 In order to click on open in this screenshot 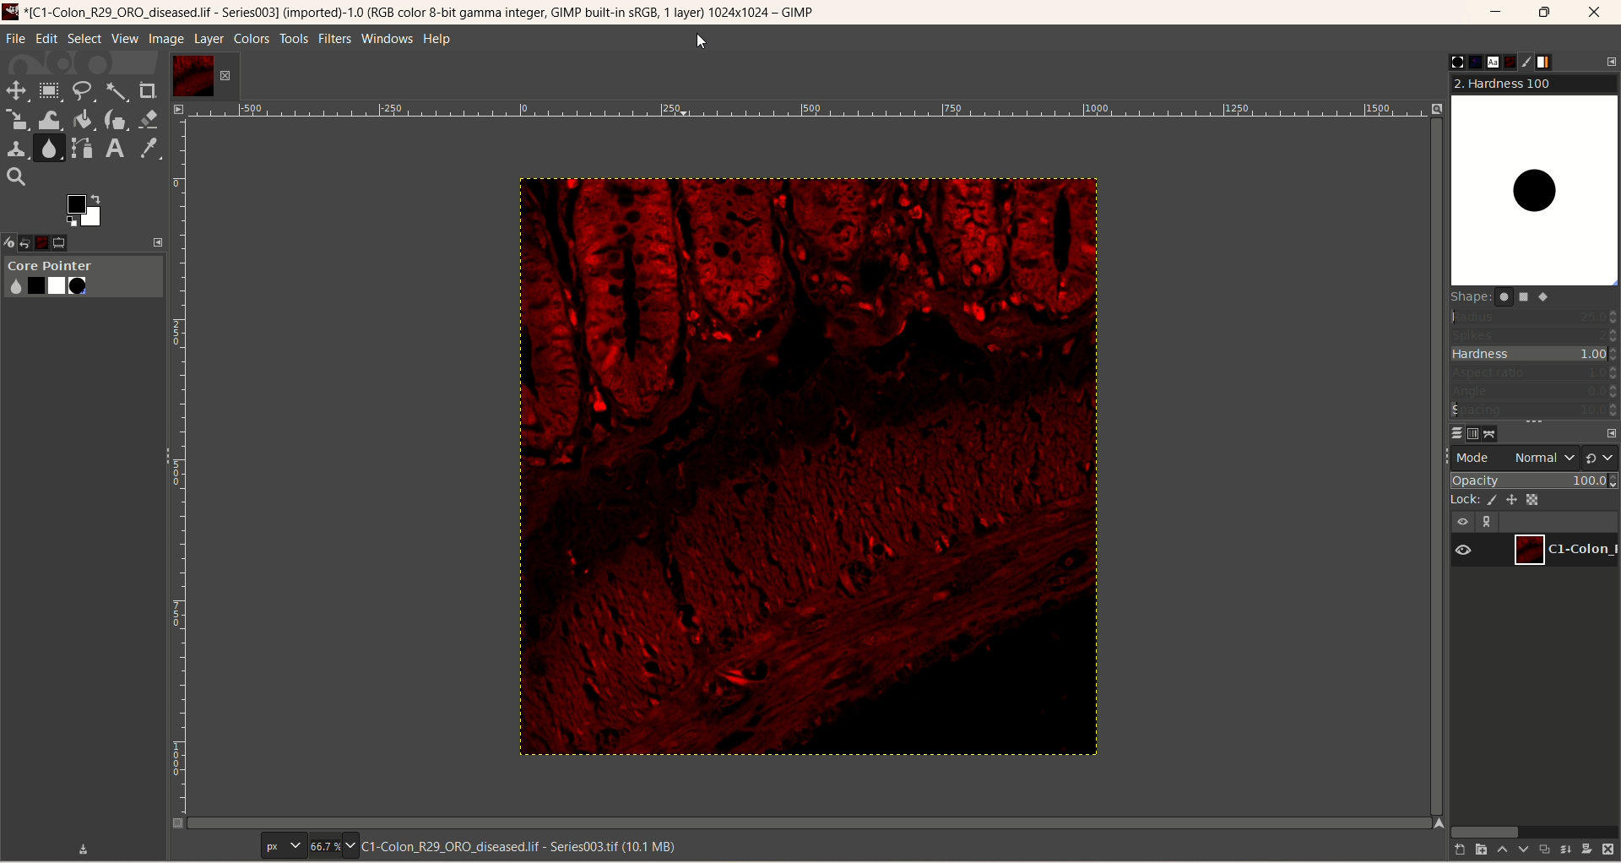, I will do `click(33, 241)`.